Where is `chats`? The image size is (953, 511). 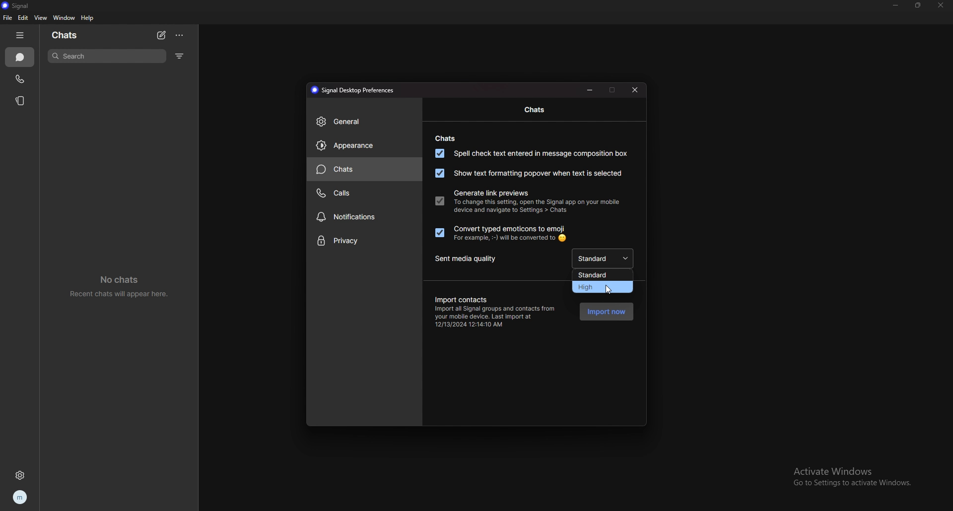 chats is located at coordinates (19, 57).